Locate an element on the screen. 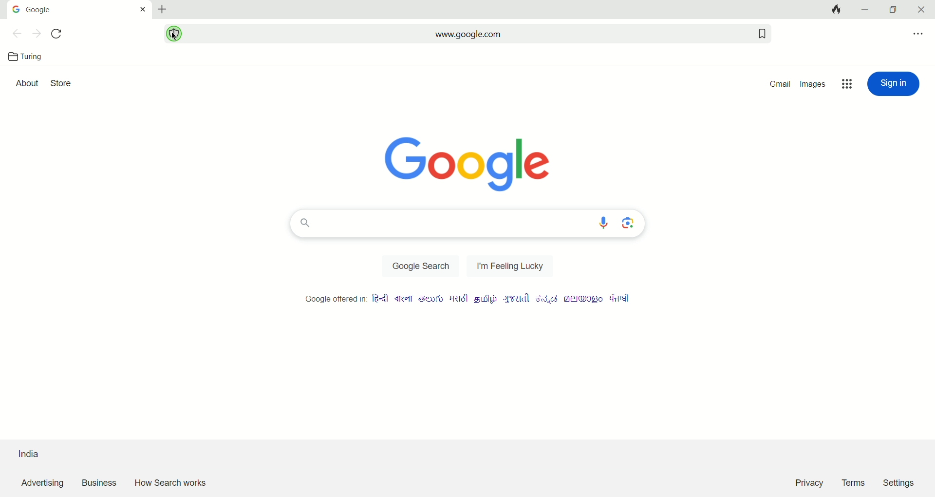 The height and width of the screenshot is (497, 935). language is located at coordinates (516, 299).